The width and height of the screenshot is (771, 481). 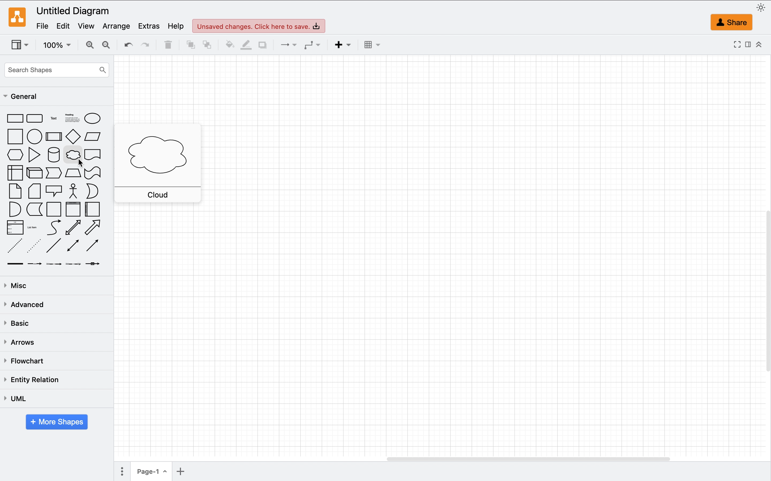 What do you see at coordinates (52, 228) in the screenshot?
I see `curve` at bounding box center [52, 228].